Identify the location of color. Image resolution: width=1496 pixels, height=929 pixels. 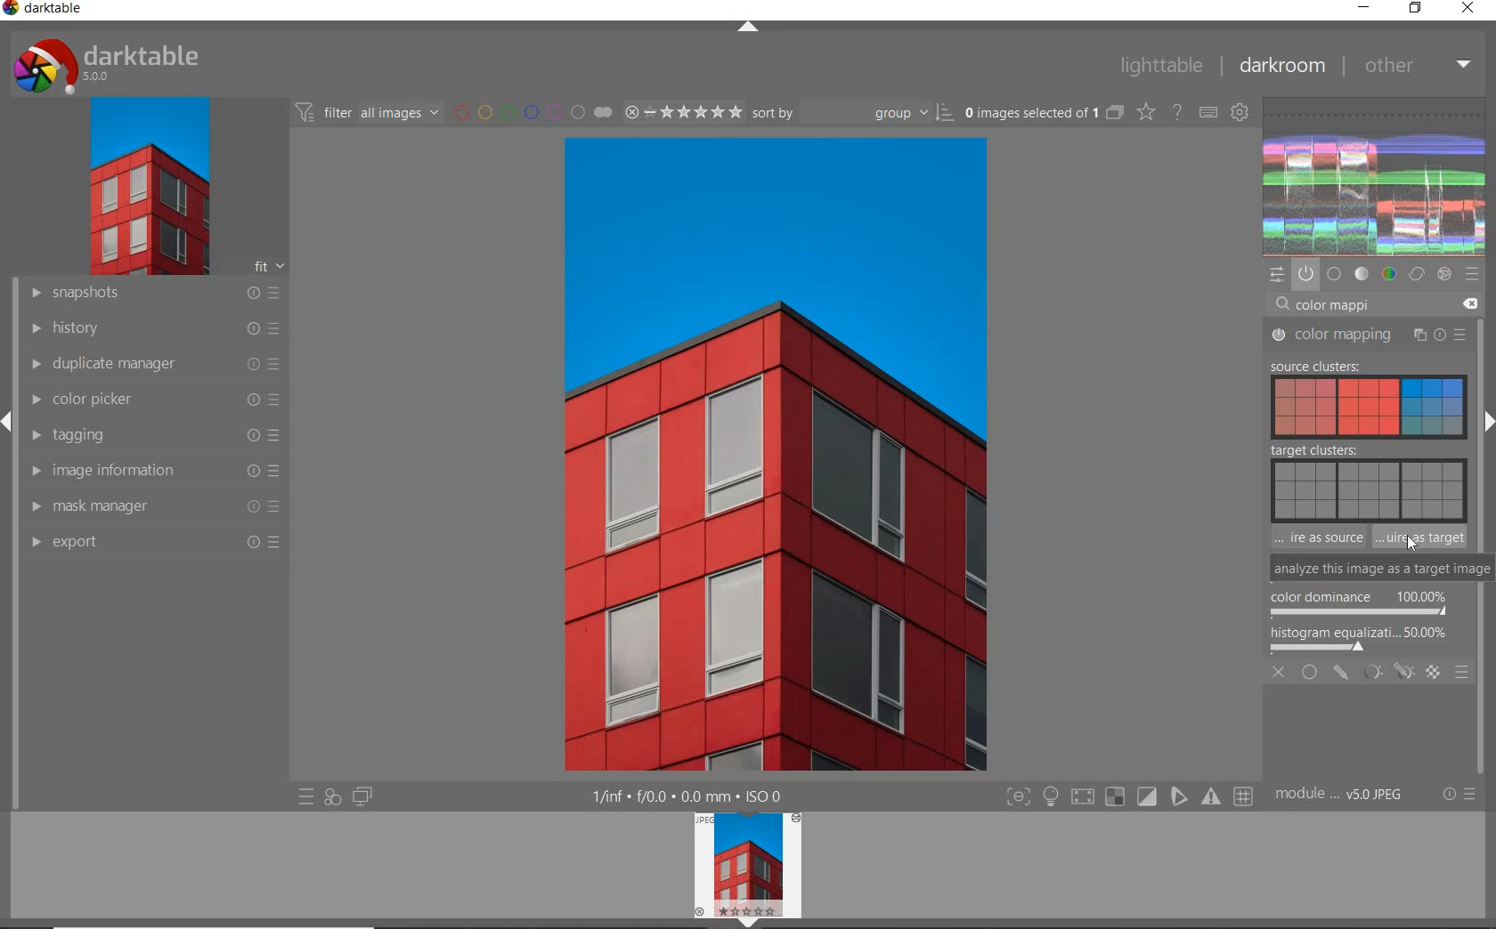
(1388, 276).